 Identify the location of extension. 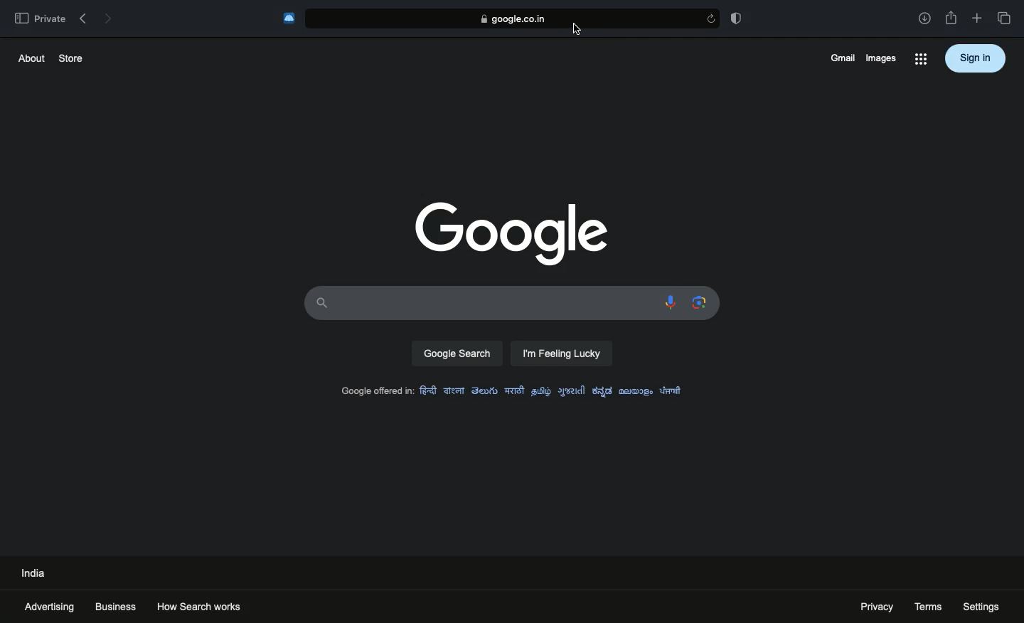
(289, 18).